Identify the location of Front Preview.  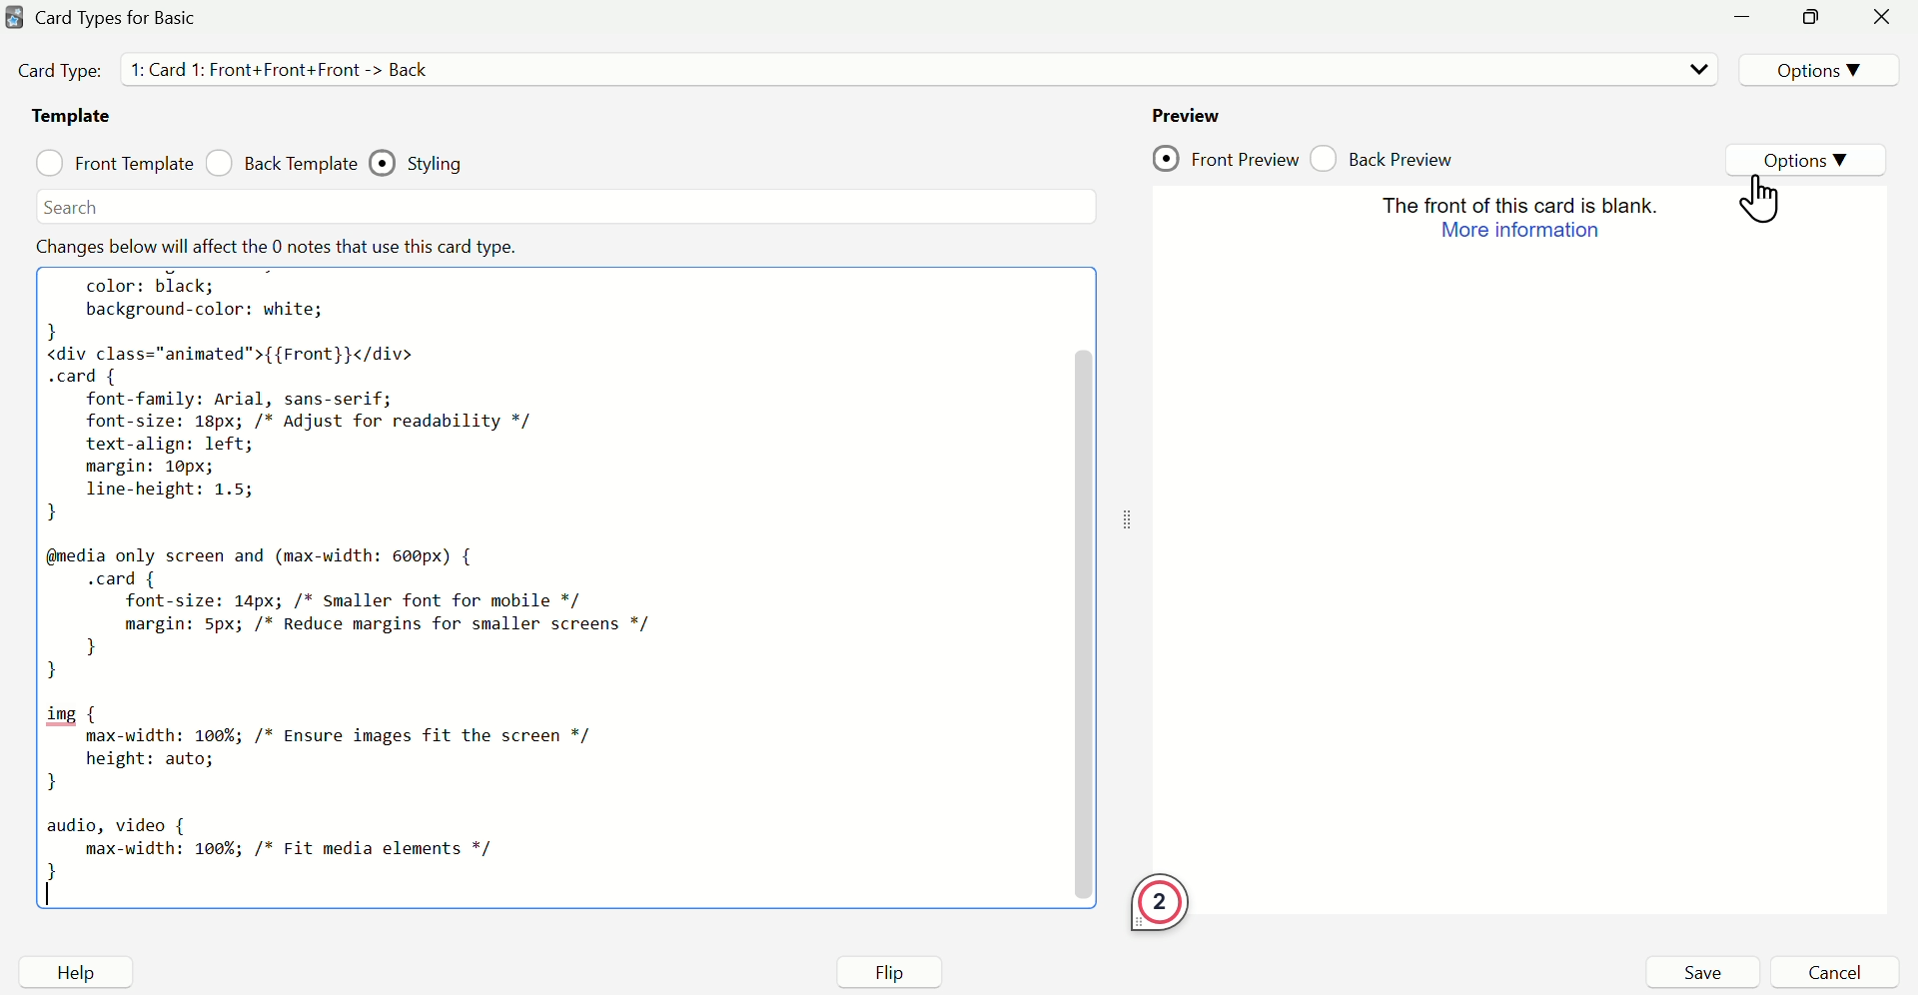
(1226, 158).